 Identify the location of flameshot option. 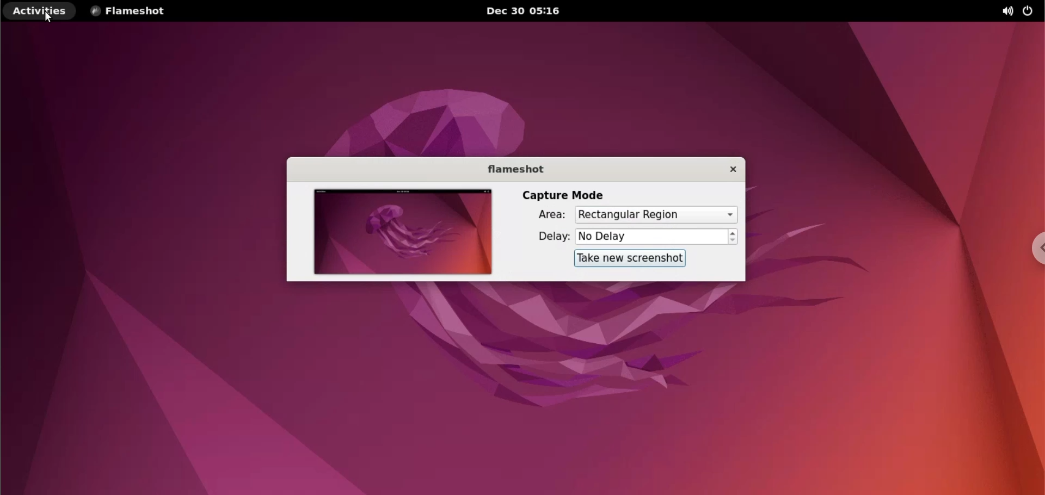
(133, 11).